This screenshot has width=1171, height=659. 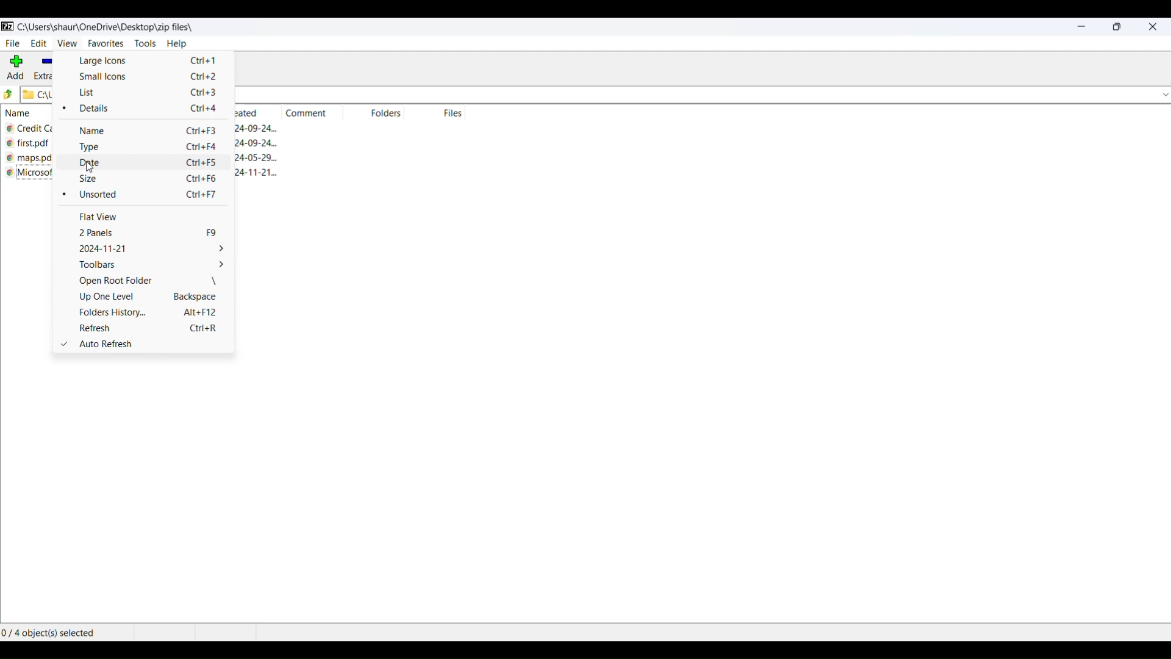 I want to click on name, so click(x=144, y=129).